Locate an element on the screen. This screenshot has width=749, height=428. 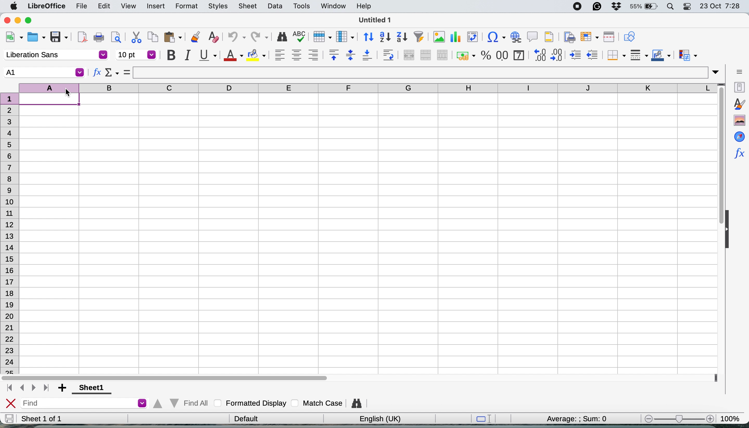
row is located at coordinates (323, 37).